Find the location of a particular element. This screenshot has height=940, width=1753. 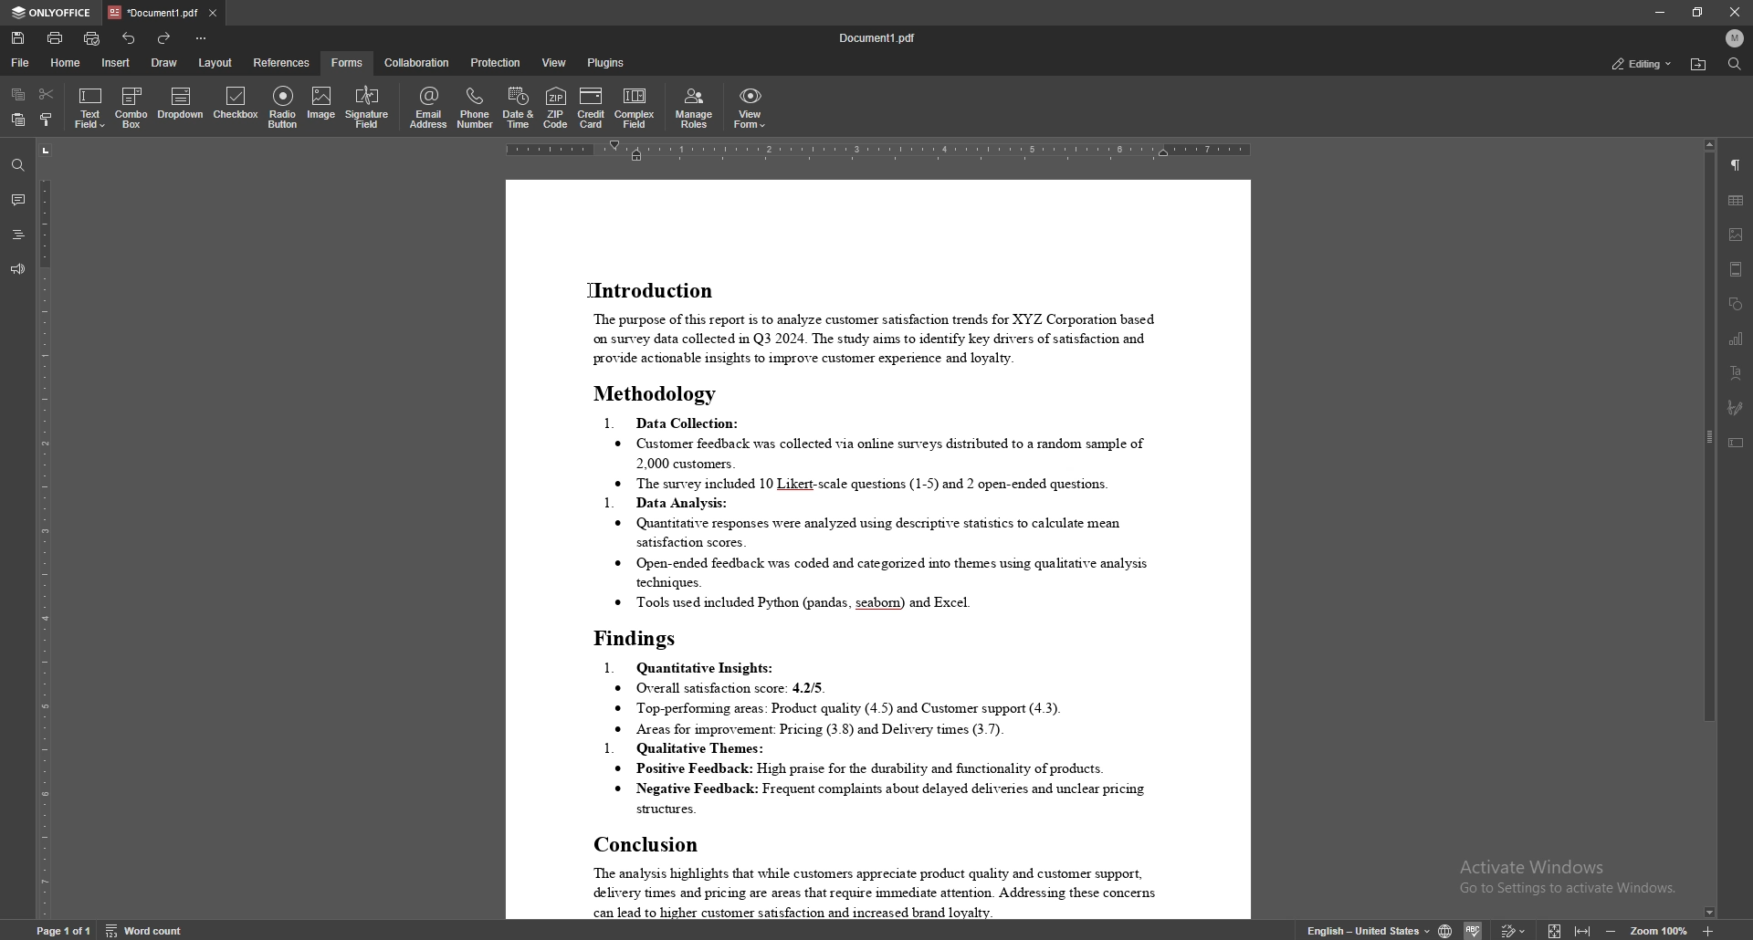

horizontal scale is located at coordinates (879, 150).